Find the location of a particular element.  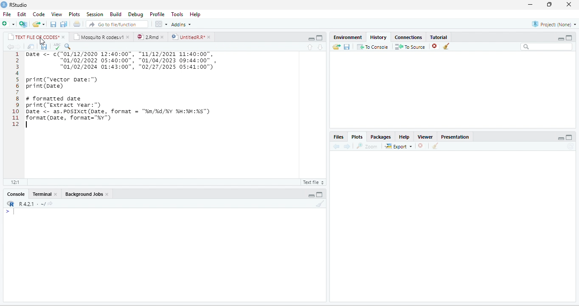

To source is located at coordinates (409, 46).